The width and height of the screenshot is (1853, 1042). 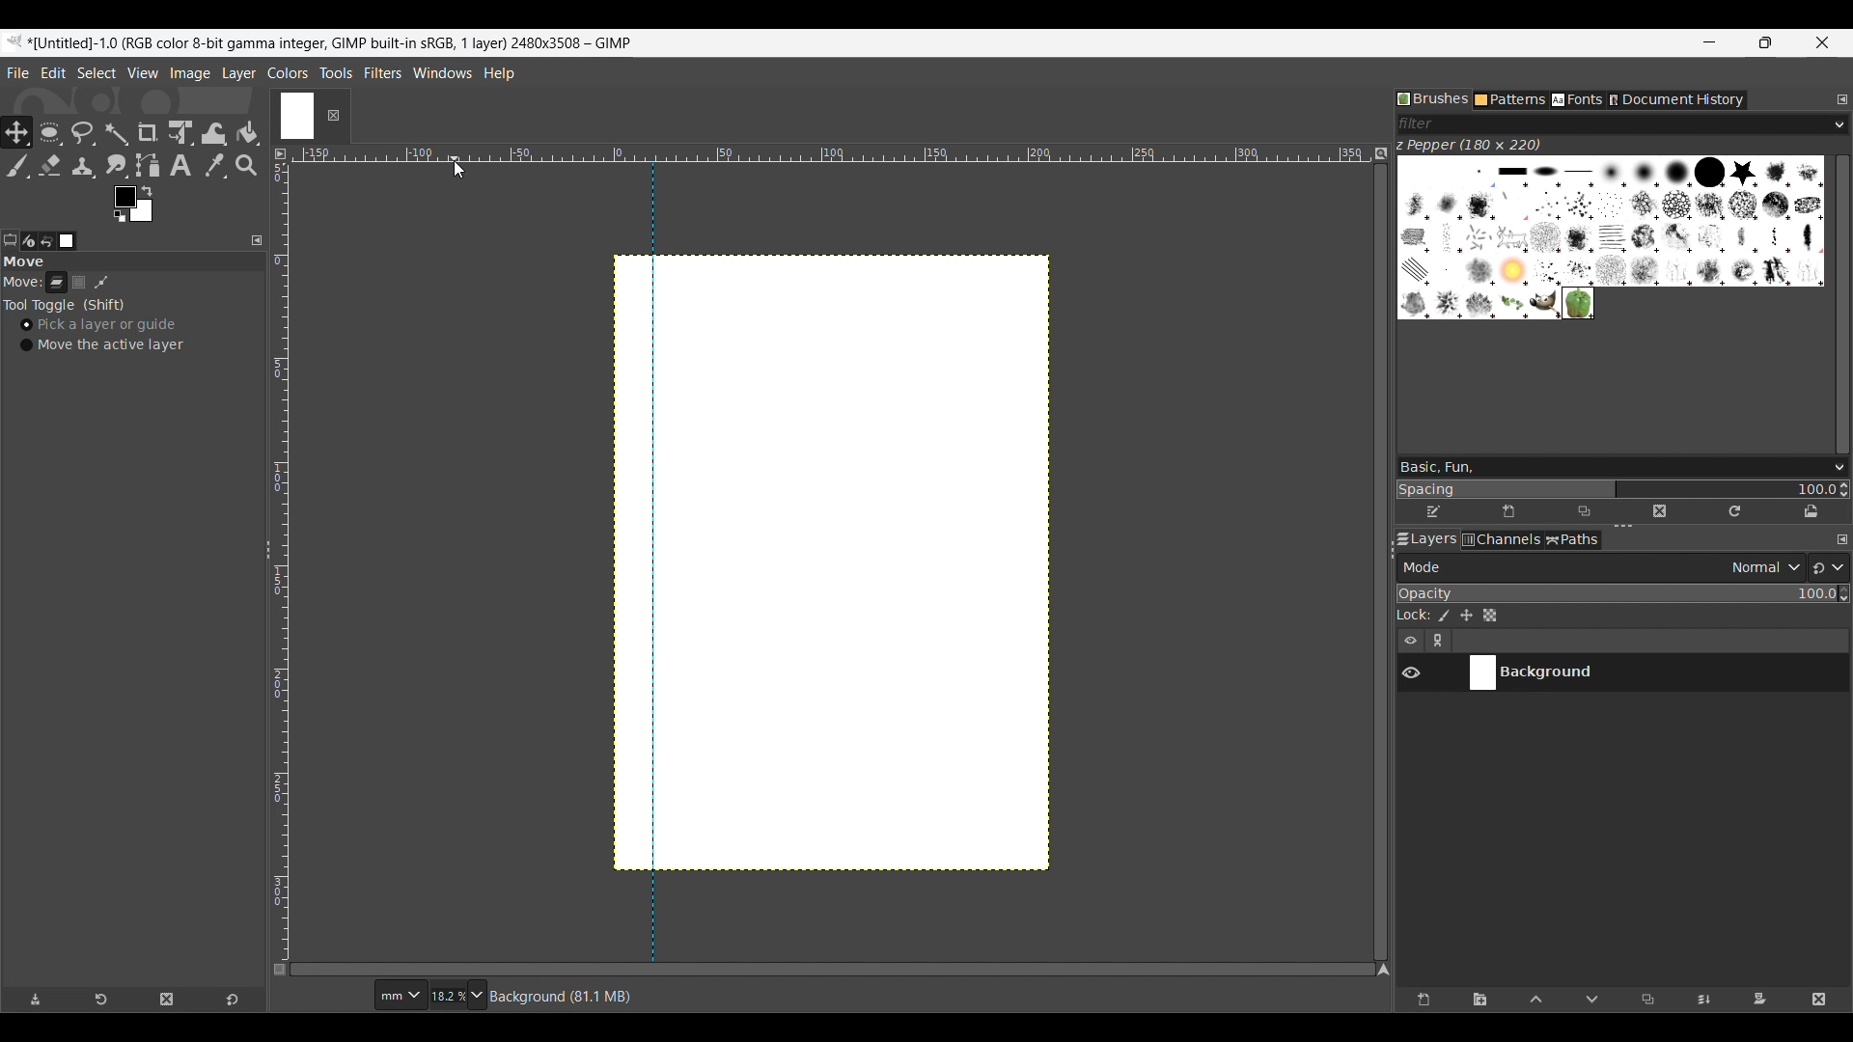 I want to click on Current tab, so click(x=295, y=113).